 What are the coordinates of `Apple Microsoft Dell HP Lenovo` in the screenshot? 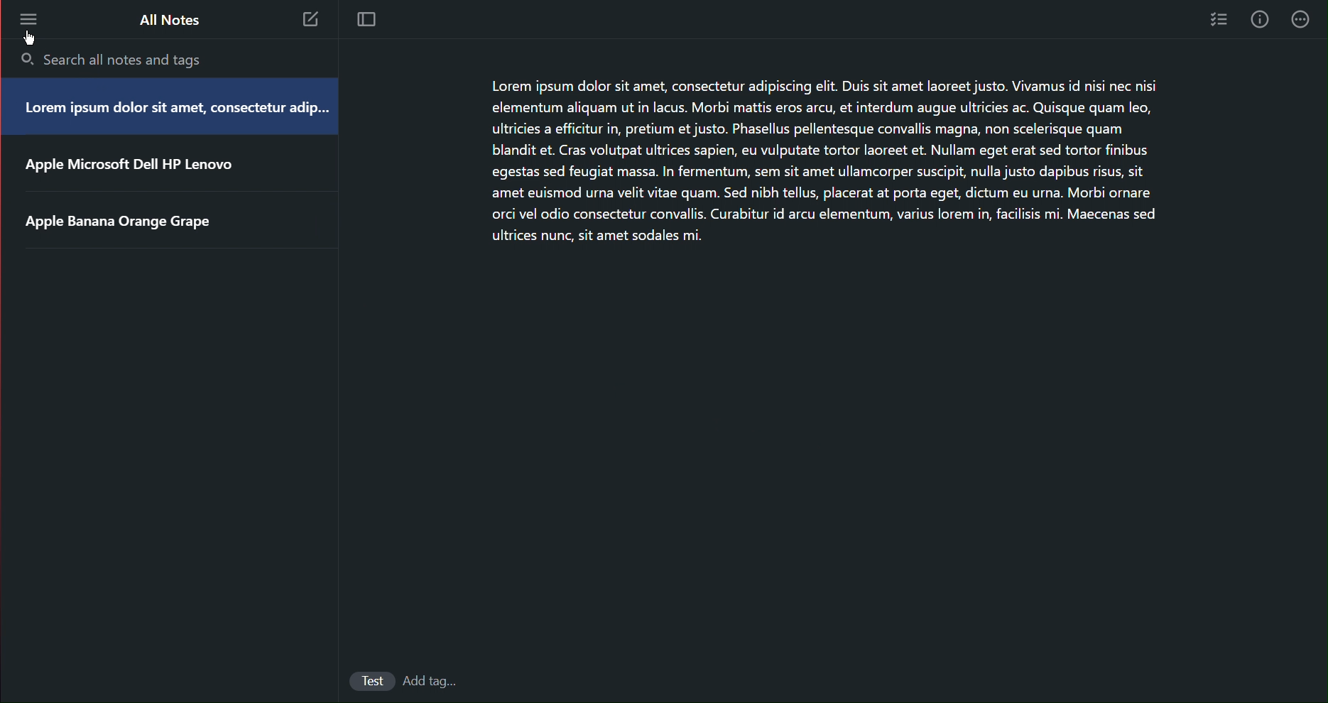 It's located at (131, 166).